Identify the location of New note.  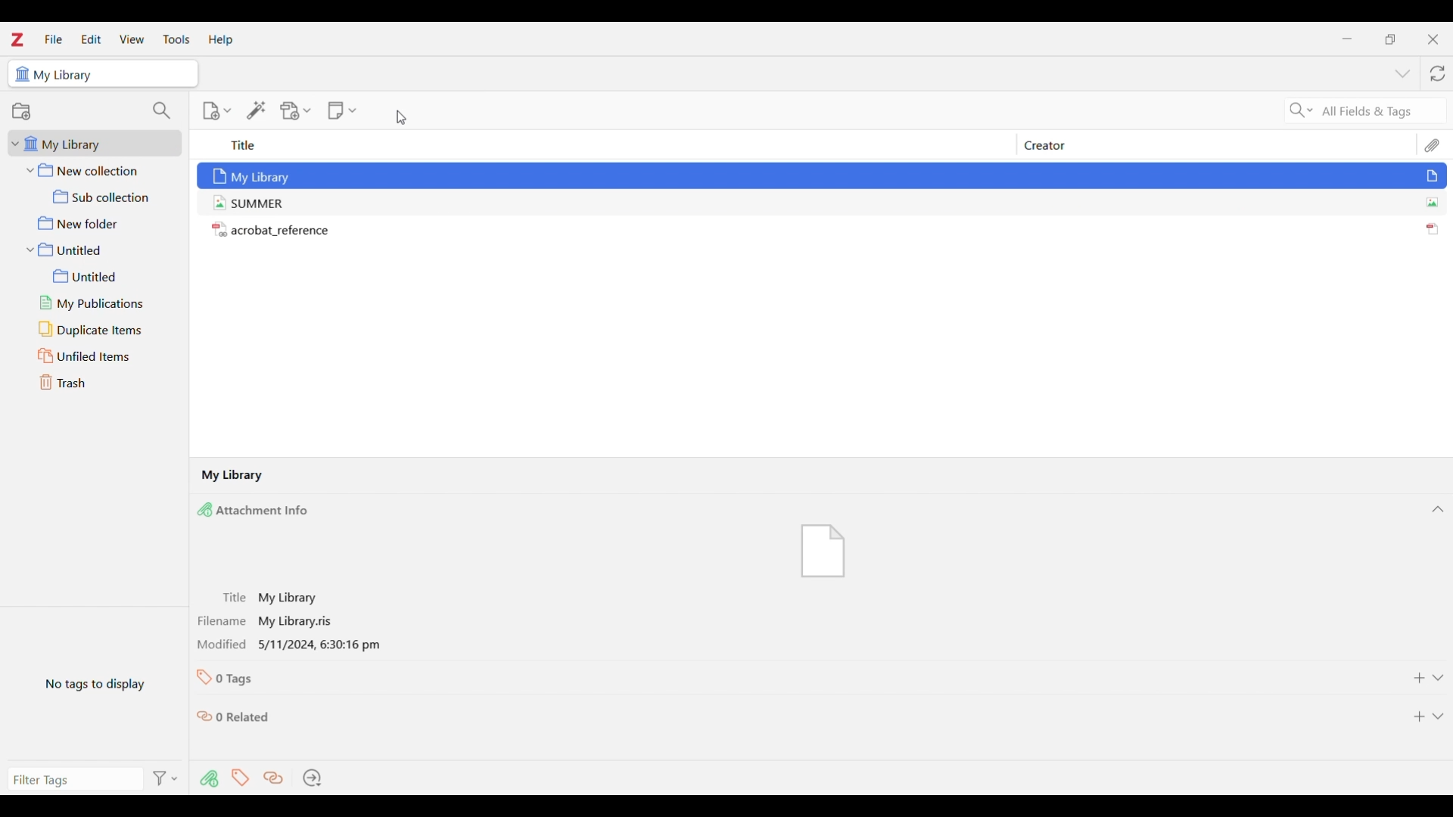
(339, 111).